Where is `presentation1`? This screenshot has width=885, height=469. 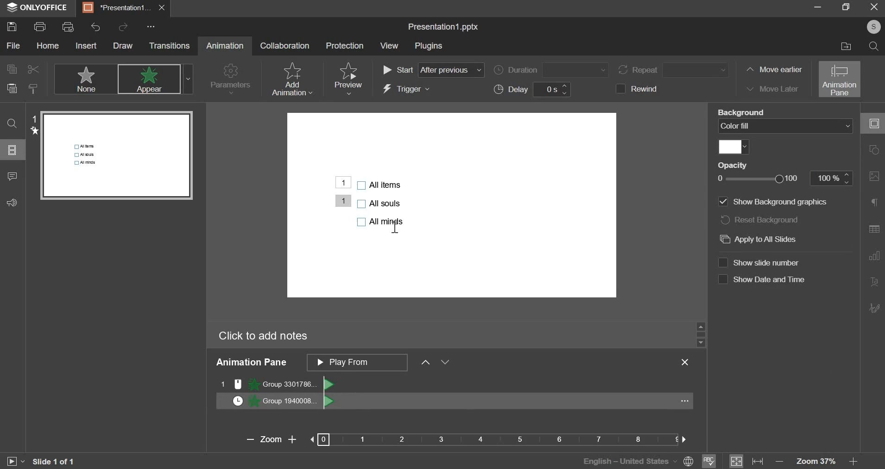
presentation1 is located at coordinates (114, 7).